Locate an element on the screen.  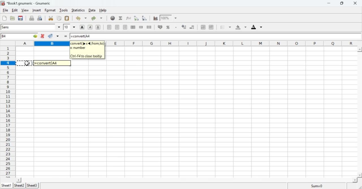
Alphabets row is located at coordinates (187, 43).